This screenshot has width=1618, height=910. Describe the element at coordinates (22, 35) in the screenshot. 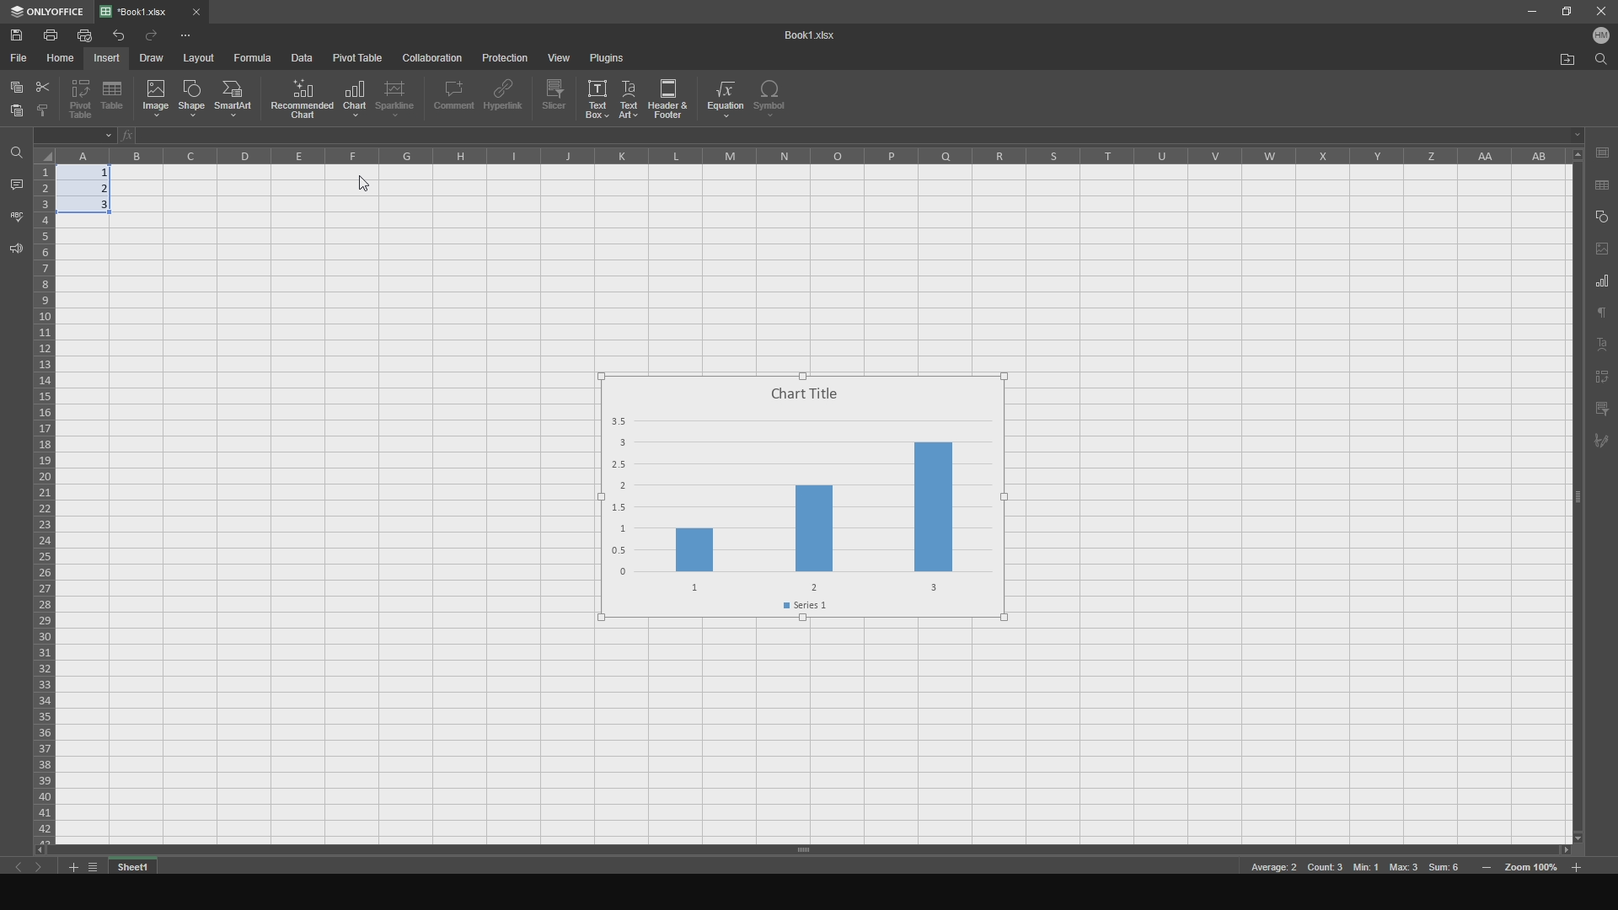

I see `save` at that location.